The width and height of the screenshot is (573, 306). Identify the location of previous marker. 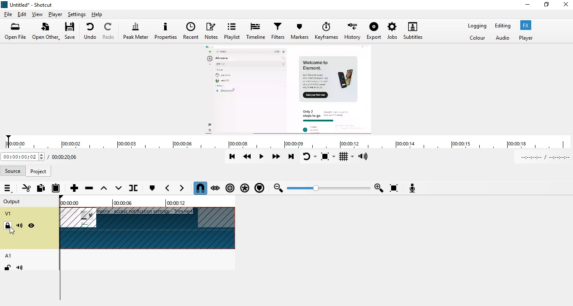
(168, 188).